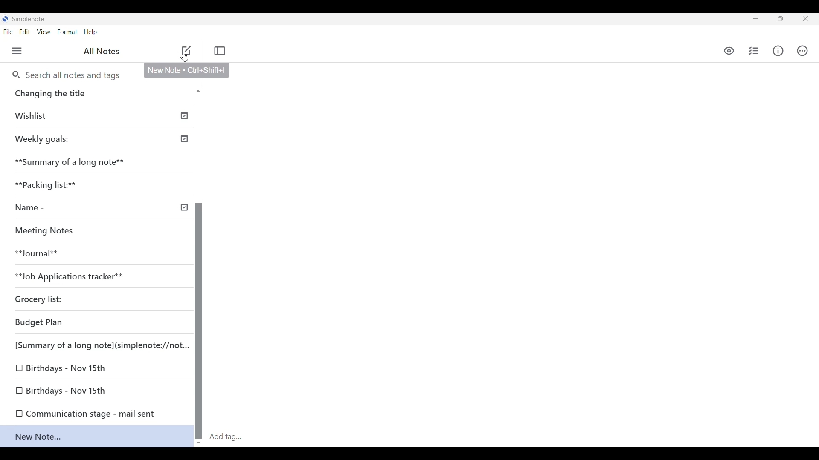 The height and width of the screenshot is (460, 819). I want to click on Name, so click(27, 207).